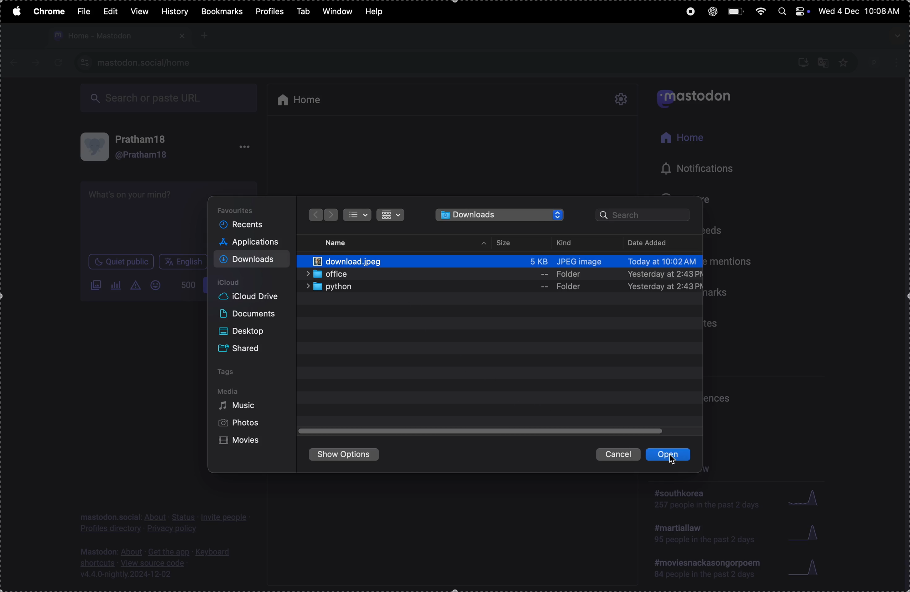 This screenshot has width=910, height=592. I want to click on setting, so click(622, 100).